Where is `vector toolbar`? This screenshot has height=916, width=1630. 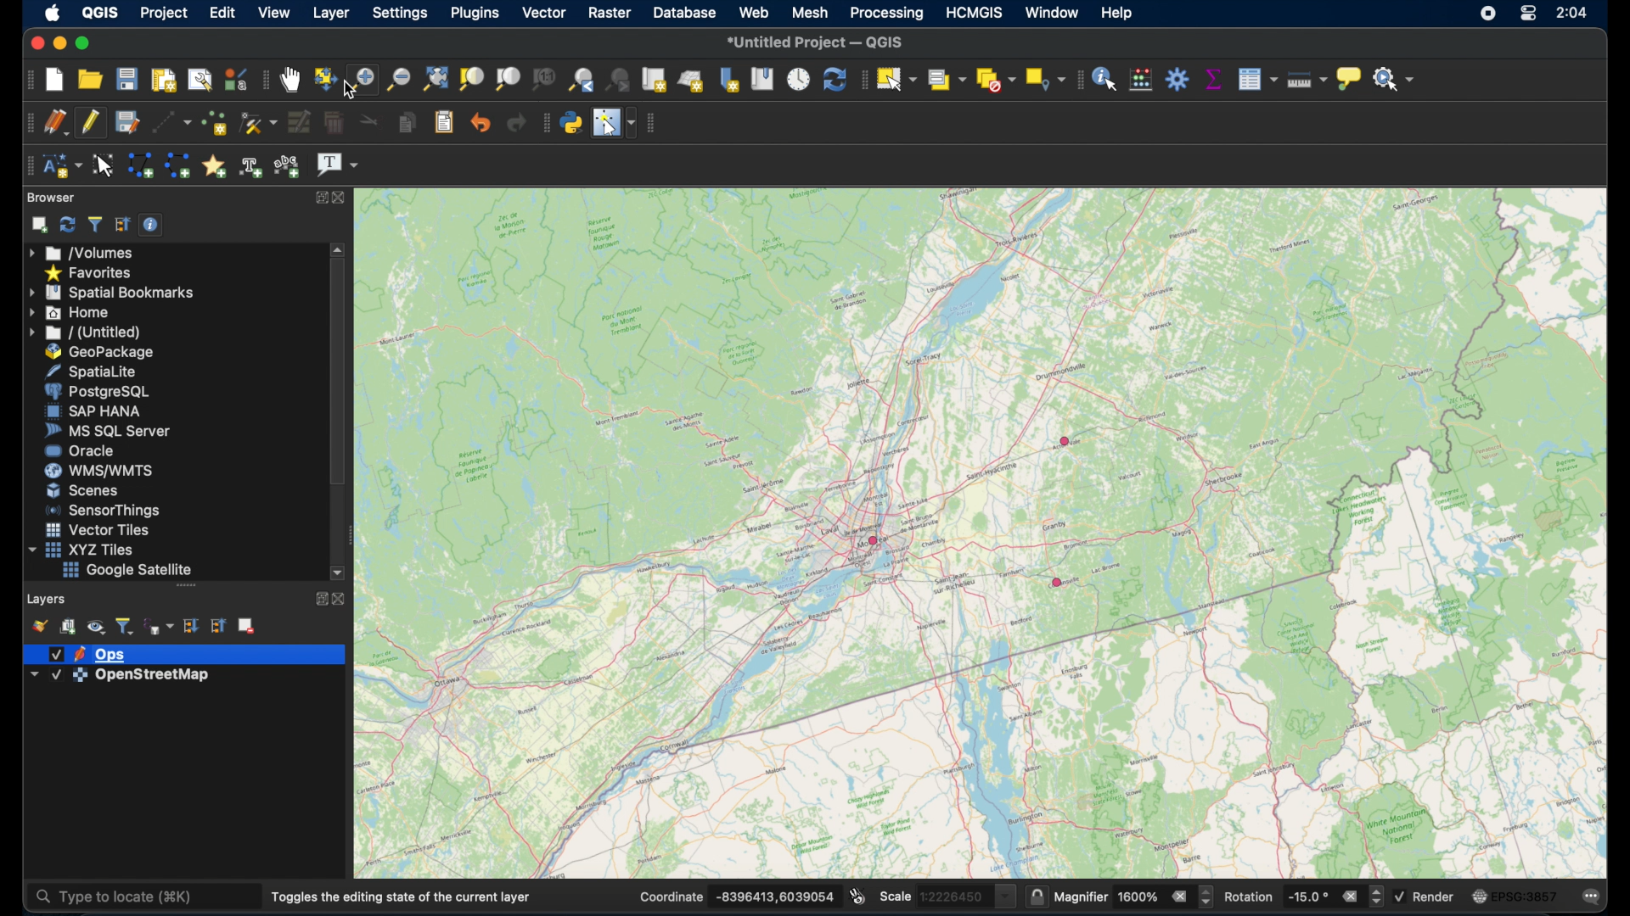 vector toolbar is located at coordinates (655, 121).